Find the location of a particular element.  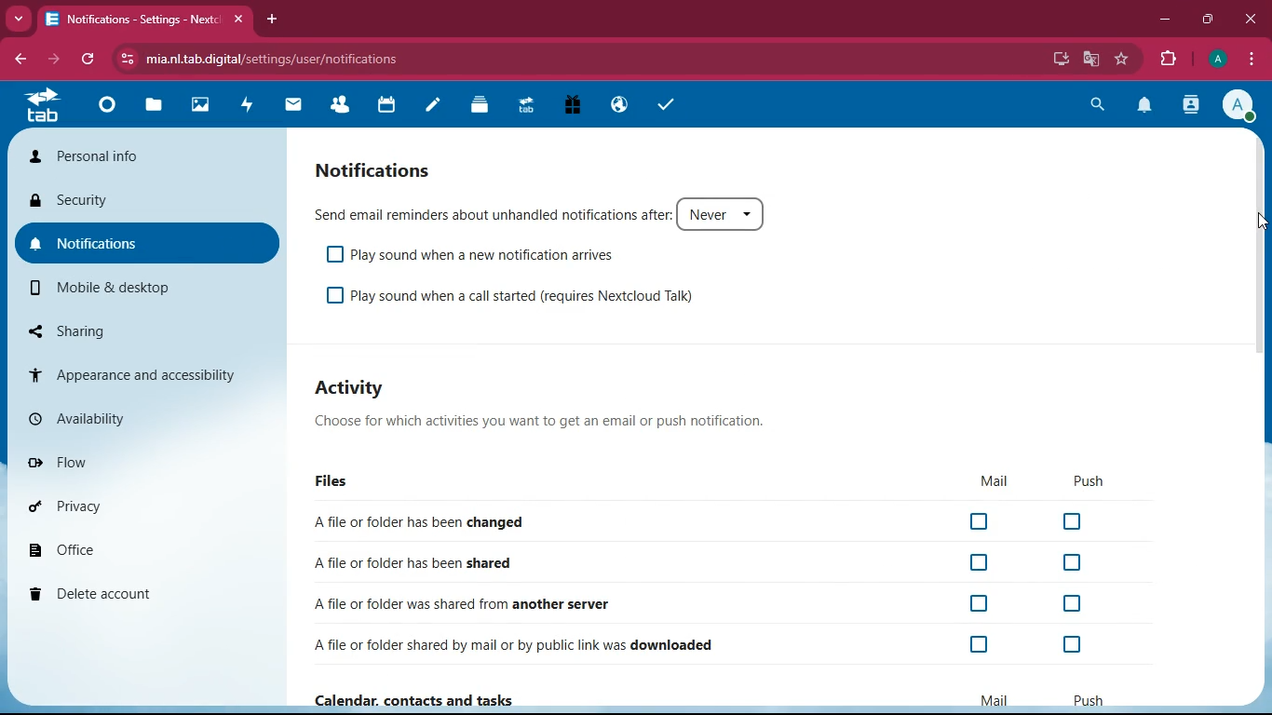

delete account is located at coordinates (141, 593).